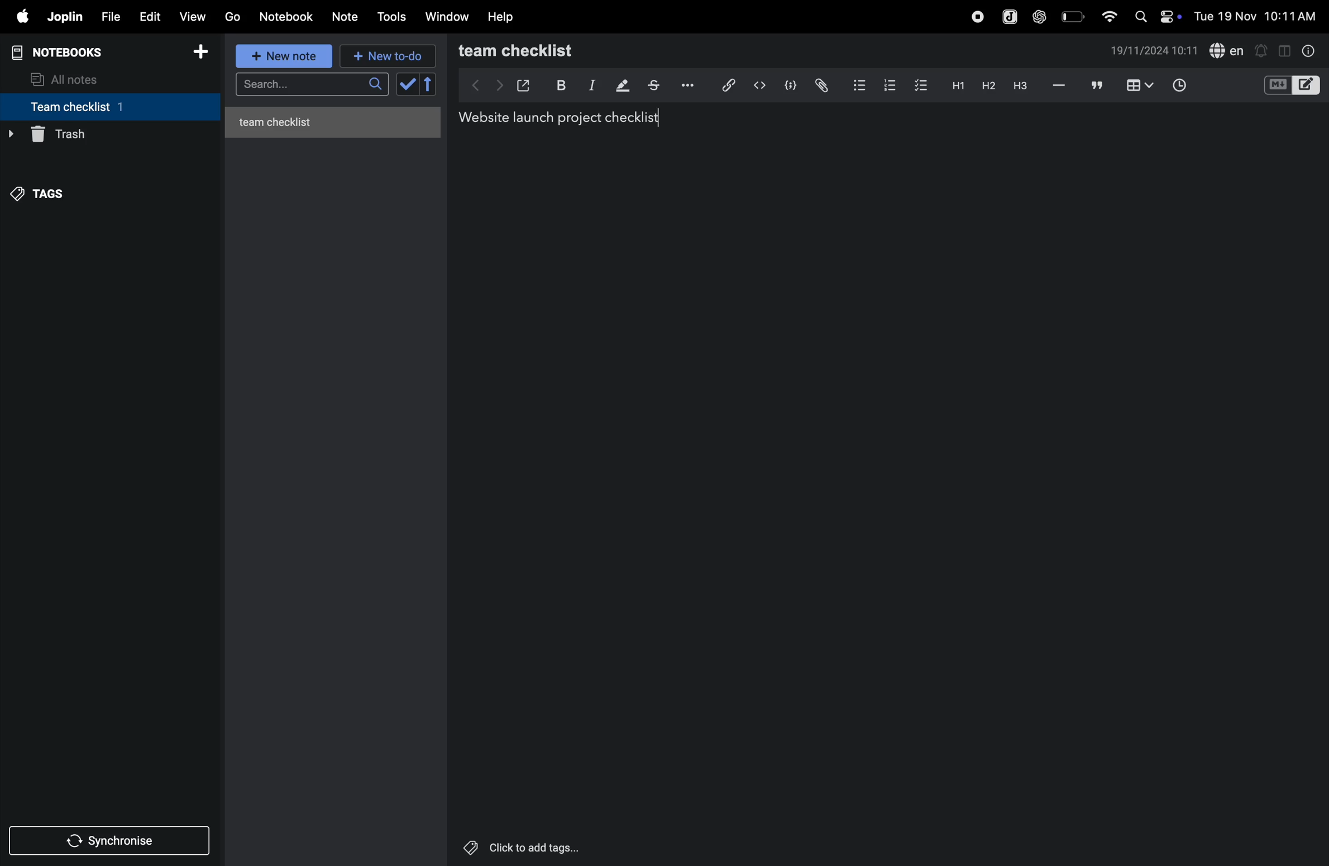  Describe the element at coordinates (1180, 84) in the screenshot. I see `time` at that location.